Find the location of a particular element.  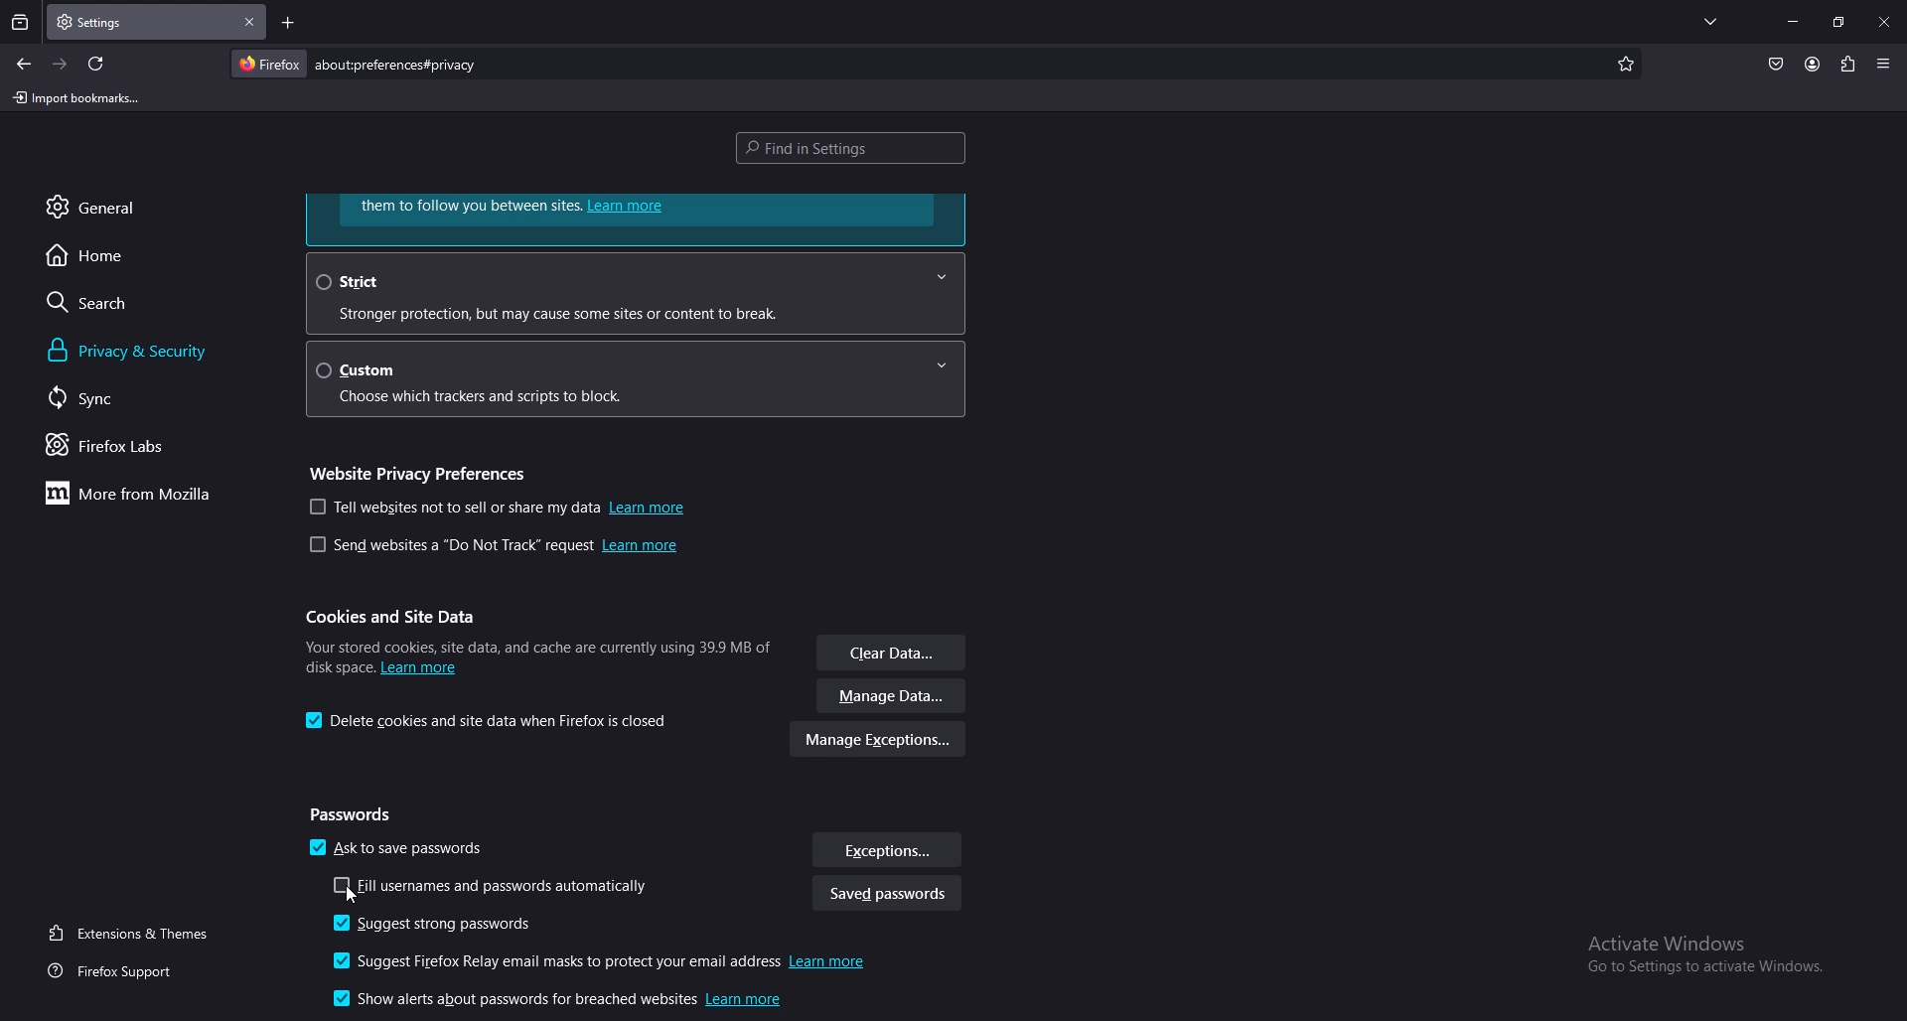

ask to save pass is located at coordinates (399, 851).